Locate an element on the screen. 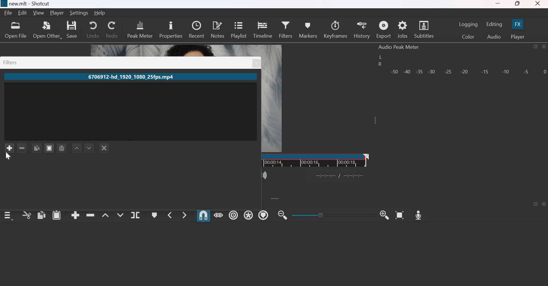 The height and width of the screenshot is (286, 548). copy is located at coordinates (42, 215).